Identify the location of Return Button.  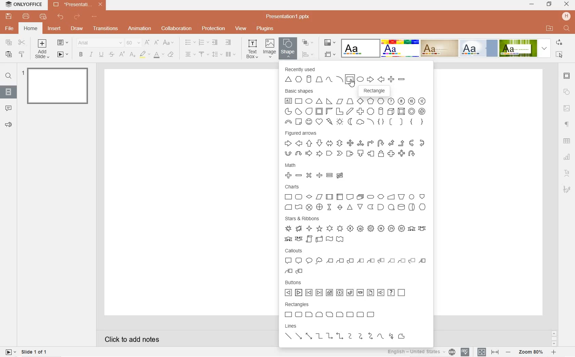
(350, 293).